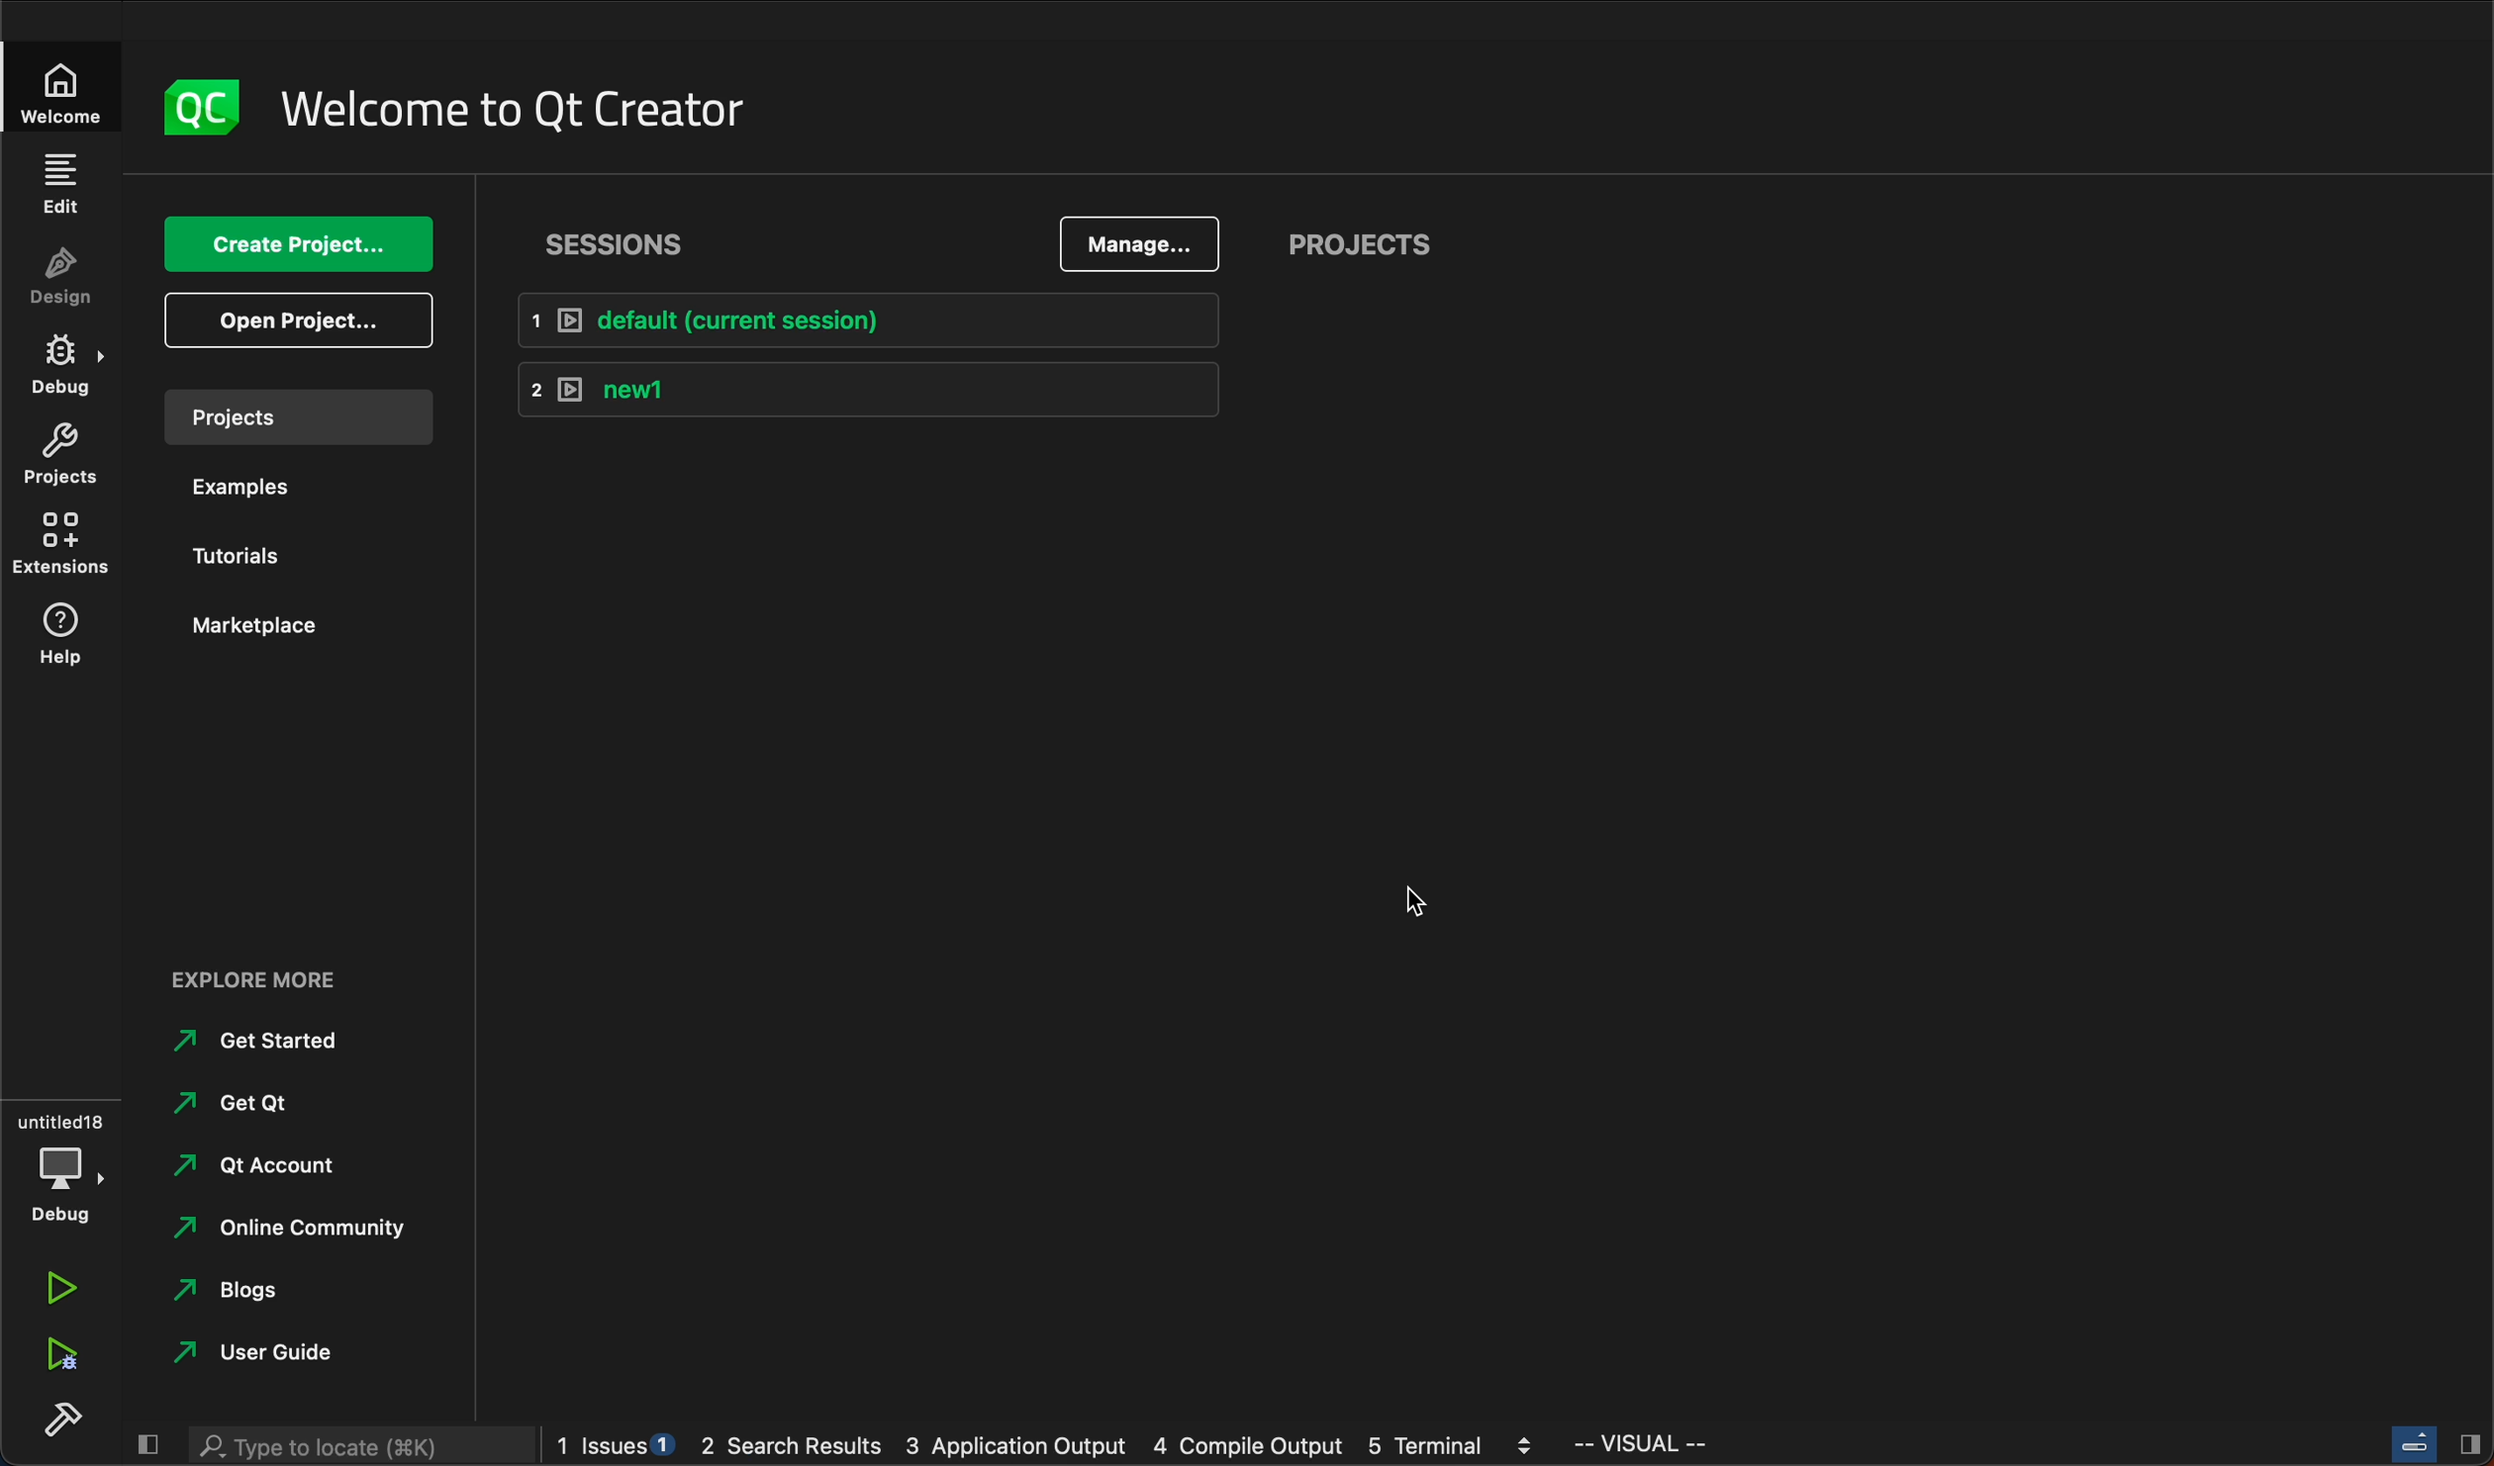 The width and height of the screenshot is (2494, 1466). Describe the element at coordinates (63, 544) in the screenshot. I see `extensions` at that location.